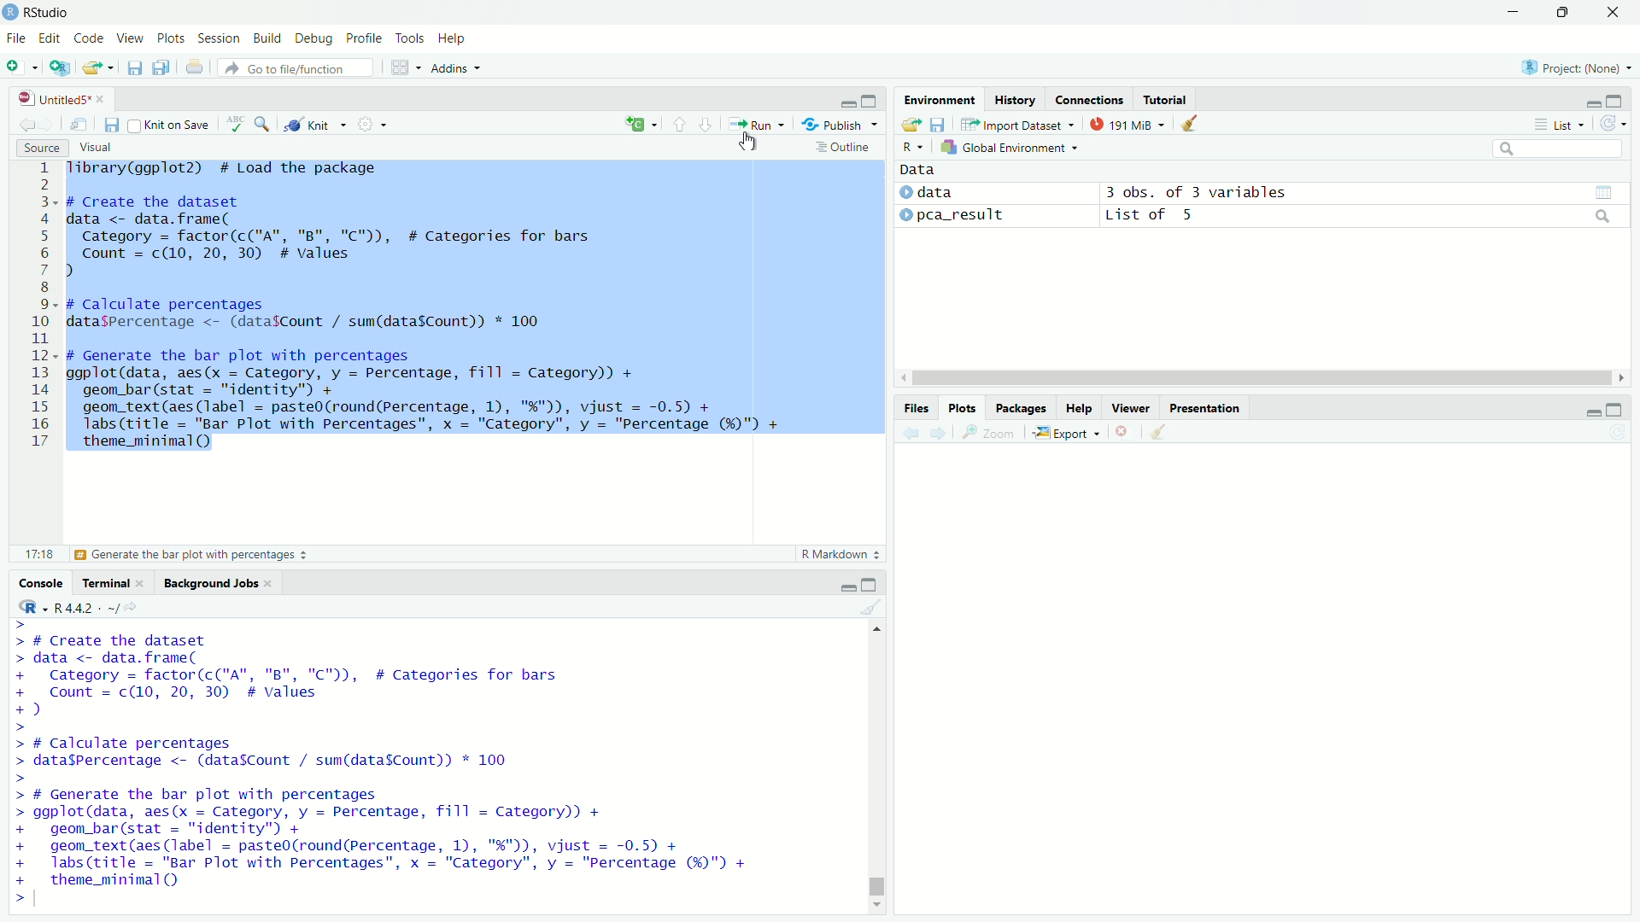 The height and width of the screenshot is (922, 1640). What do you see at coordinates (41, 147) in the screenshot?
I see `source` at bounding box center [41, 147].